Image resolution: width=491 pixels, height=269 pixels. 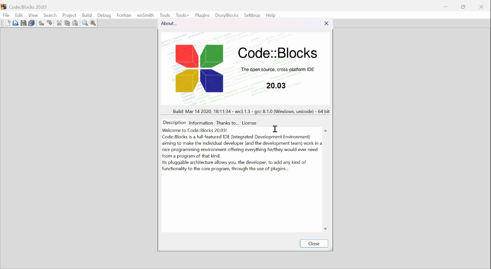 I want to click on About, so click(x=175, y=23).